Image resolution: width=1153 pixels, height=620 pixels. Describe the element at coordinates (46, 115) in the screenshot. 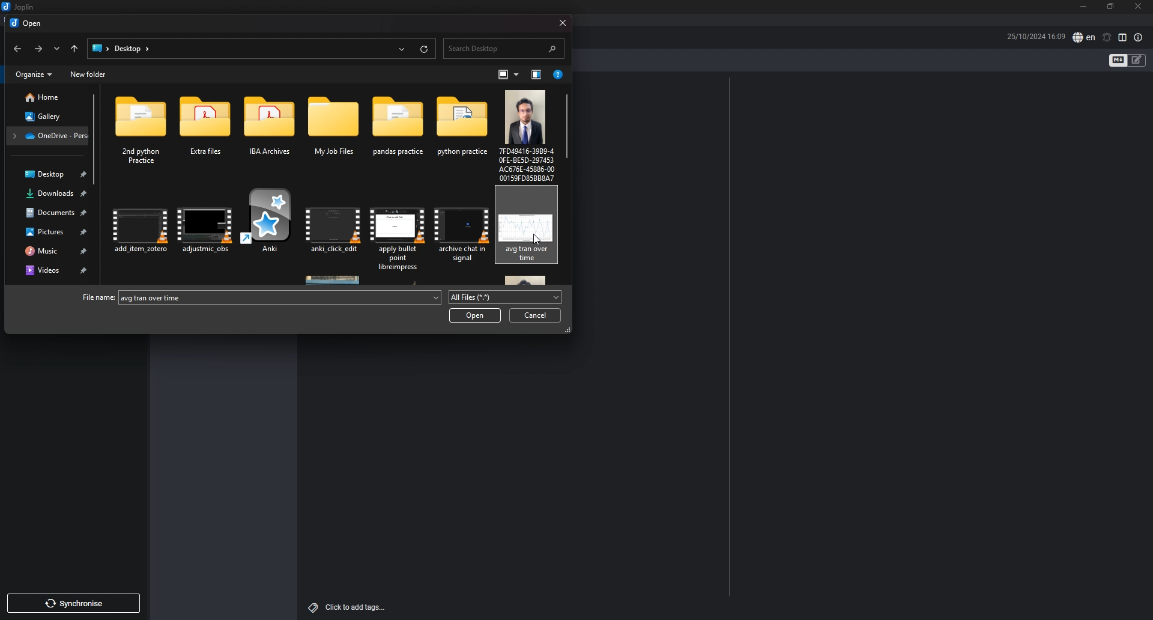

I see `gallery` at that location.